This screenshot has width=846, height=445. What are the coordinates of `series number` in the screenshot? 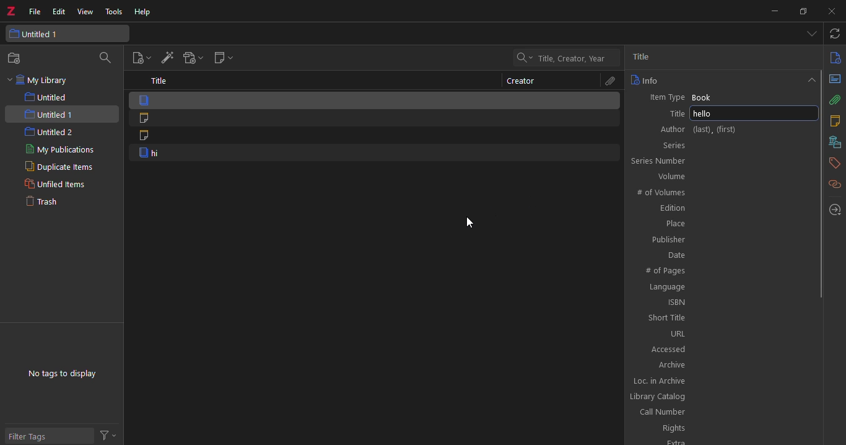 It's located at (720, 161).